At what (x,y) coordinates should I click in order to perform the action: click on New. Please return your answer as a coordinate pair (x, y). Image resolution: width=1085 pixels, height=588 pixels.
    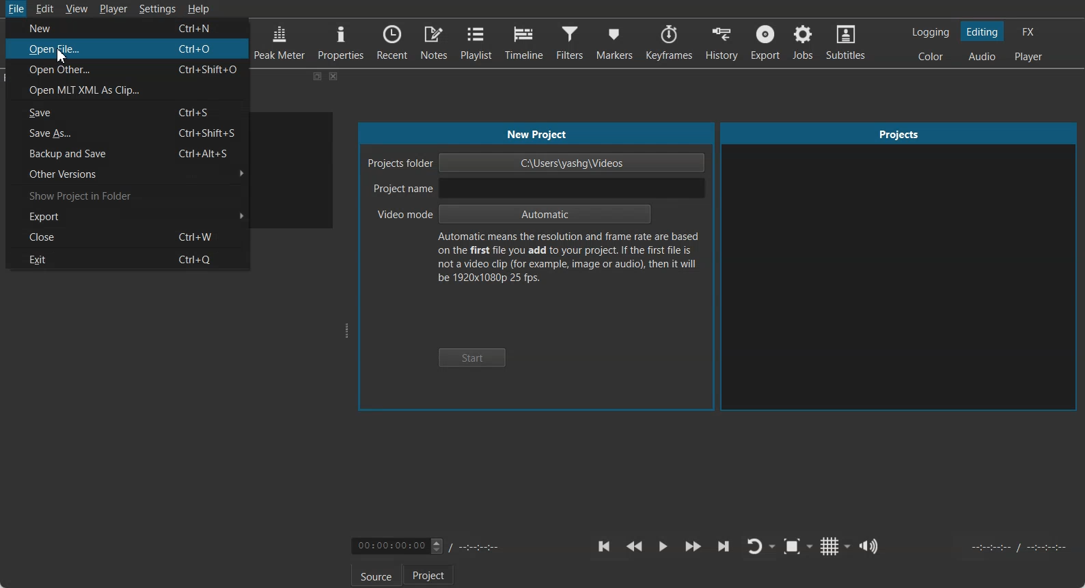
    Looking at the image, I should click on (81, 29).